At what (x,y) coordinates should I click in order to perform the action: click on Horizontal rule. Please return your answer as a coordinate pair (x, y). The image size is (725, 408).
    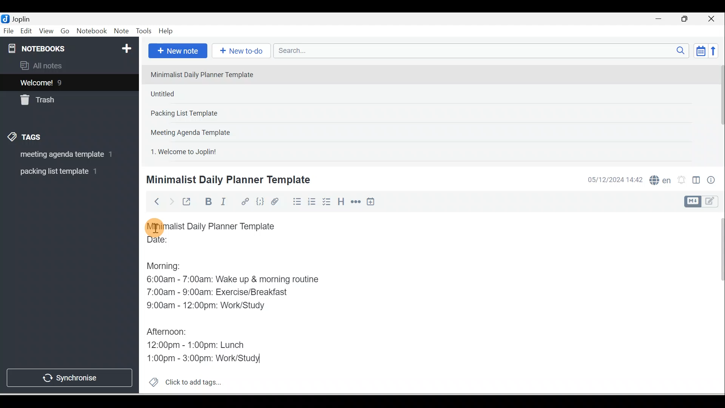
    Looking at the image, I should click on (356, 202).